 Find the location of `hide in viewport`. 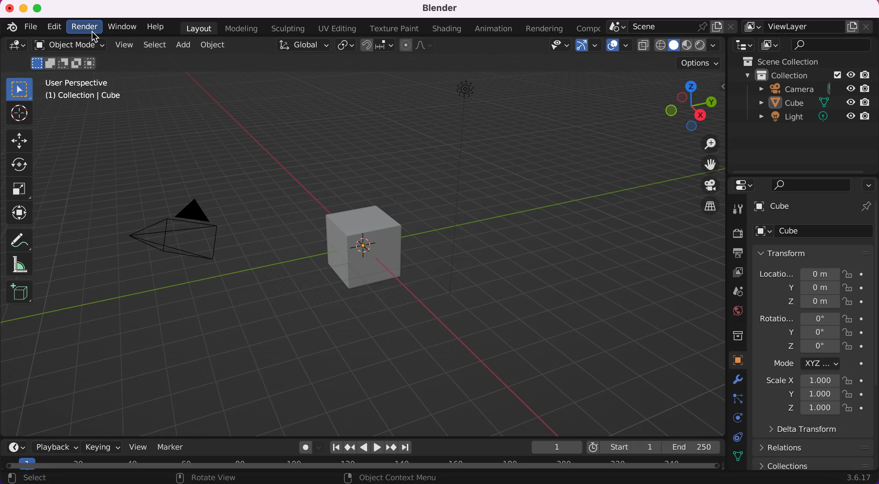

hide in viewport is located at coordinates (850, 75).